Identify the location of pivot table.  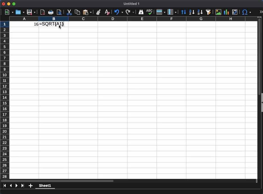
(235, 12).